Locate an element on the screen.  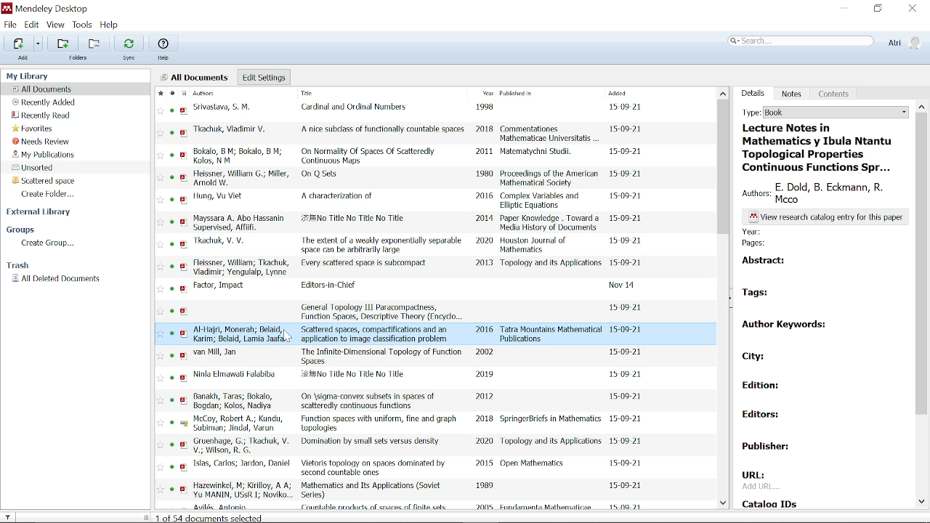
2018 is located at coordinates (485, 131).